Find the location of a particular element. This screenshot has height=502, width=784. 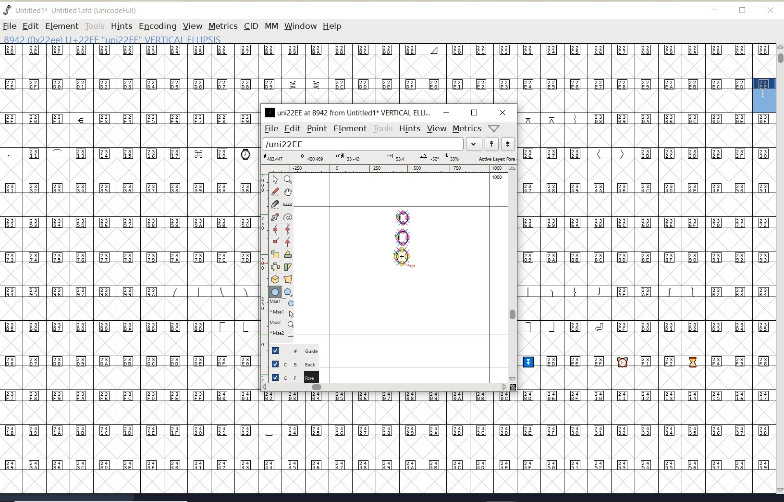

add a curve point is located at coordinates (277, 229).